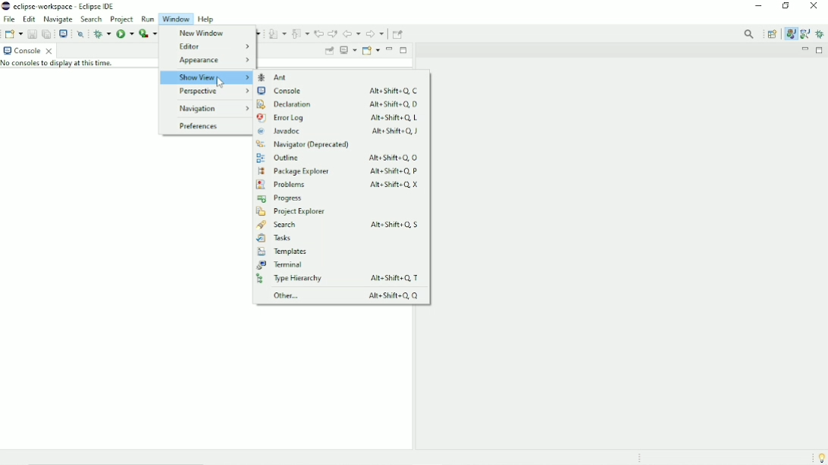 The image size is (828, 465). What do you see at coordinates (63, 33) in the screenshot?
I see `Open a terminal` at bounding box center [63, 33].